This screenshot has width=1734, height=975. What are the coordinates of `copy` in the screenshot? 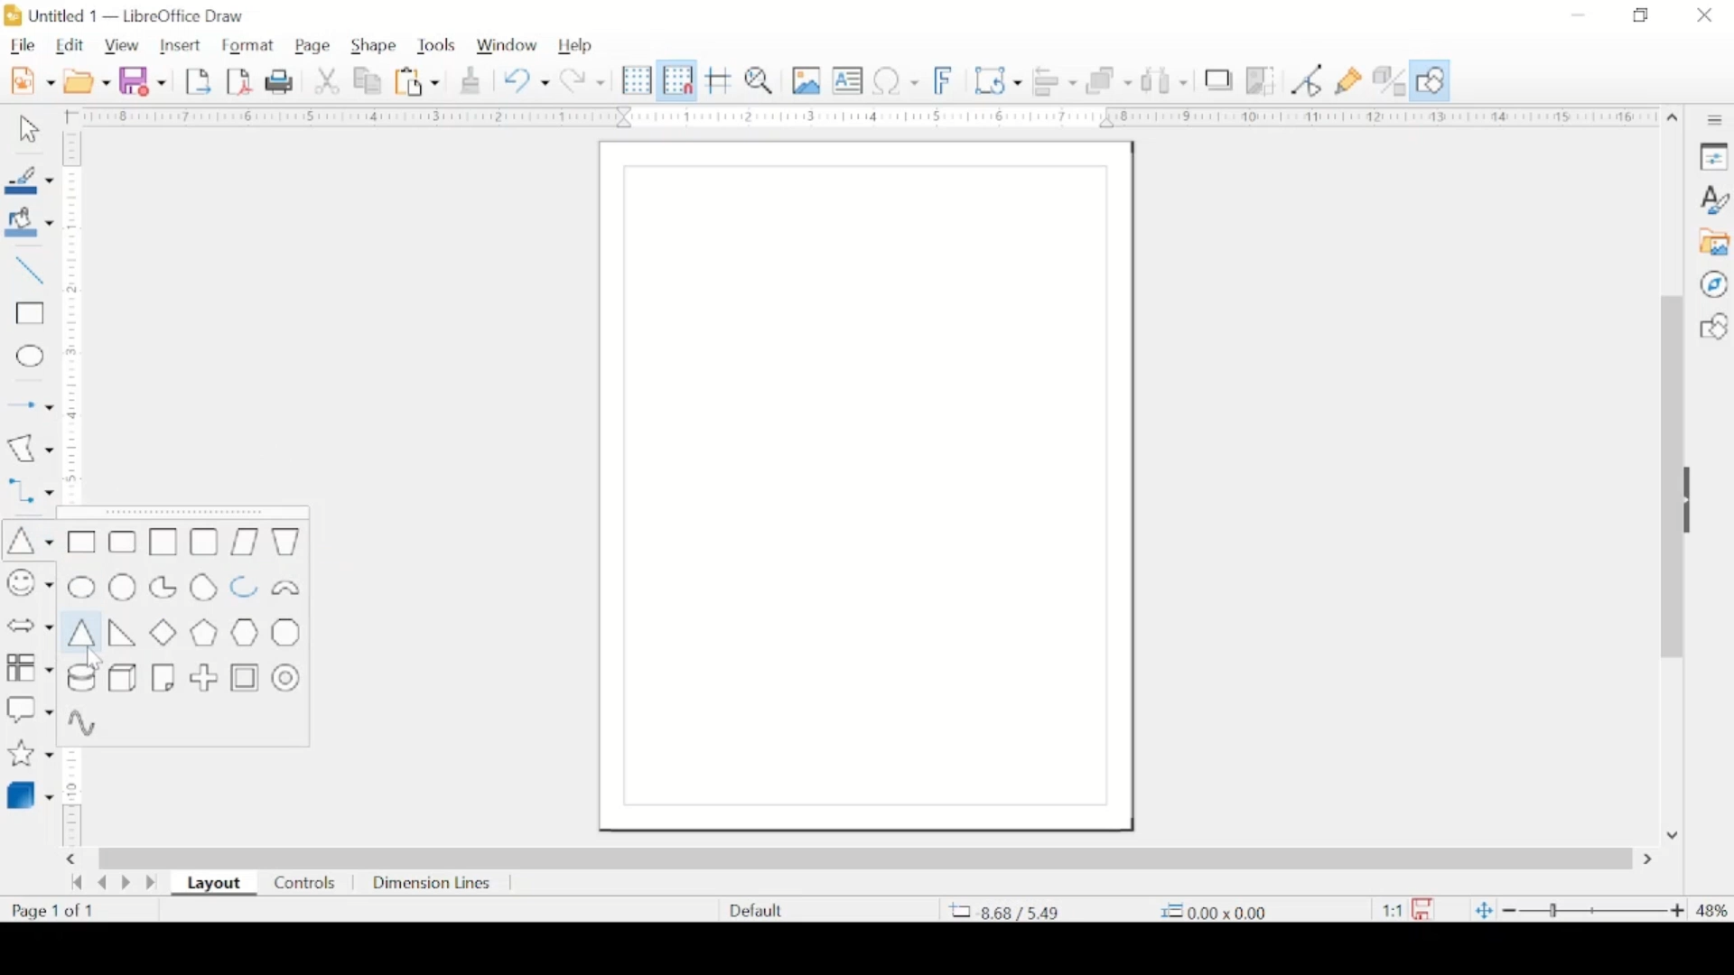 It's located at (369, 82).